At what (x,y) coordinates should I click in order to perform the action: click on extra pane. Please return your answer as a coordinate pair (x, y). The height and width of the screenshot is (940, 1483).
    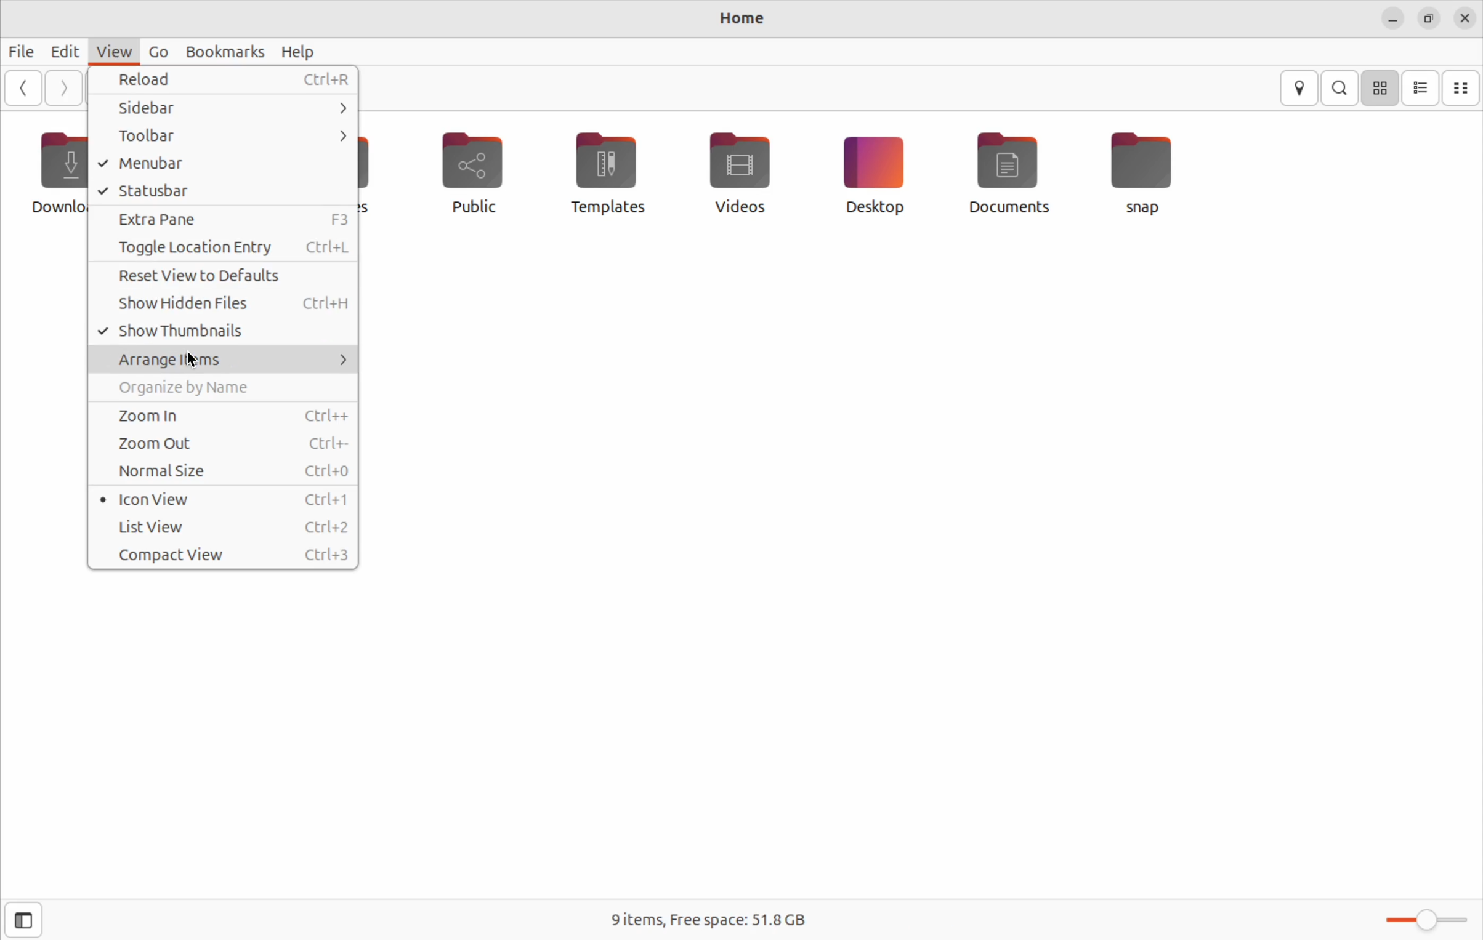
    Looking at the image, I should click on (223, 219).